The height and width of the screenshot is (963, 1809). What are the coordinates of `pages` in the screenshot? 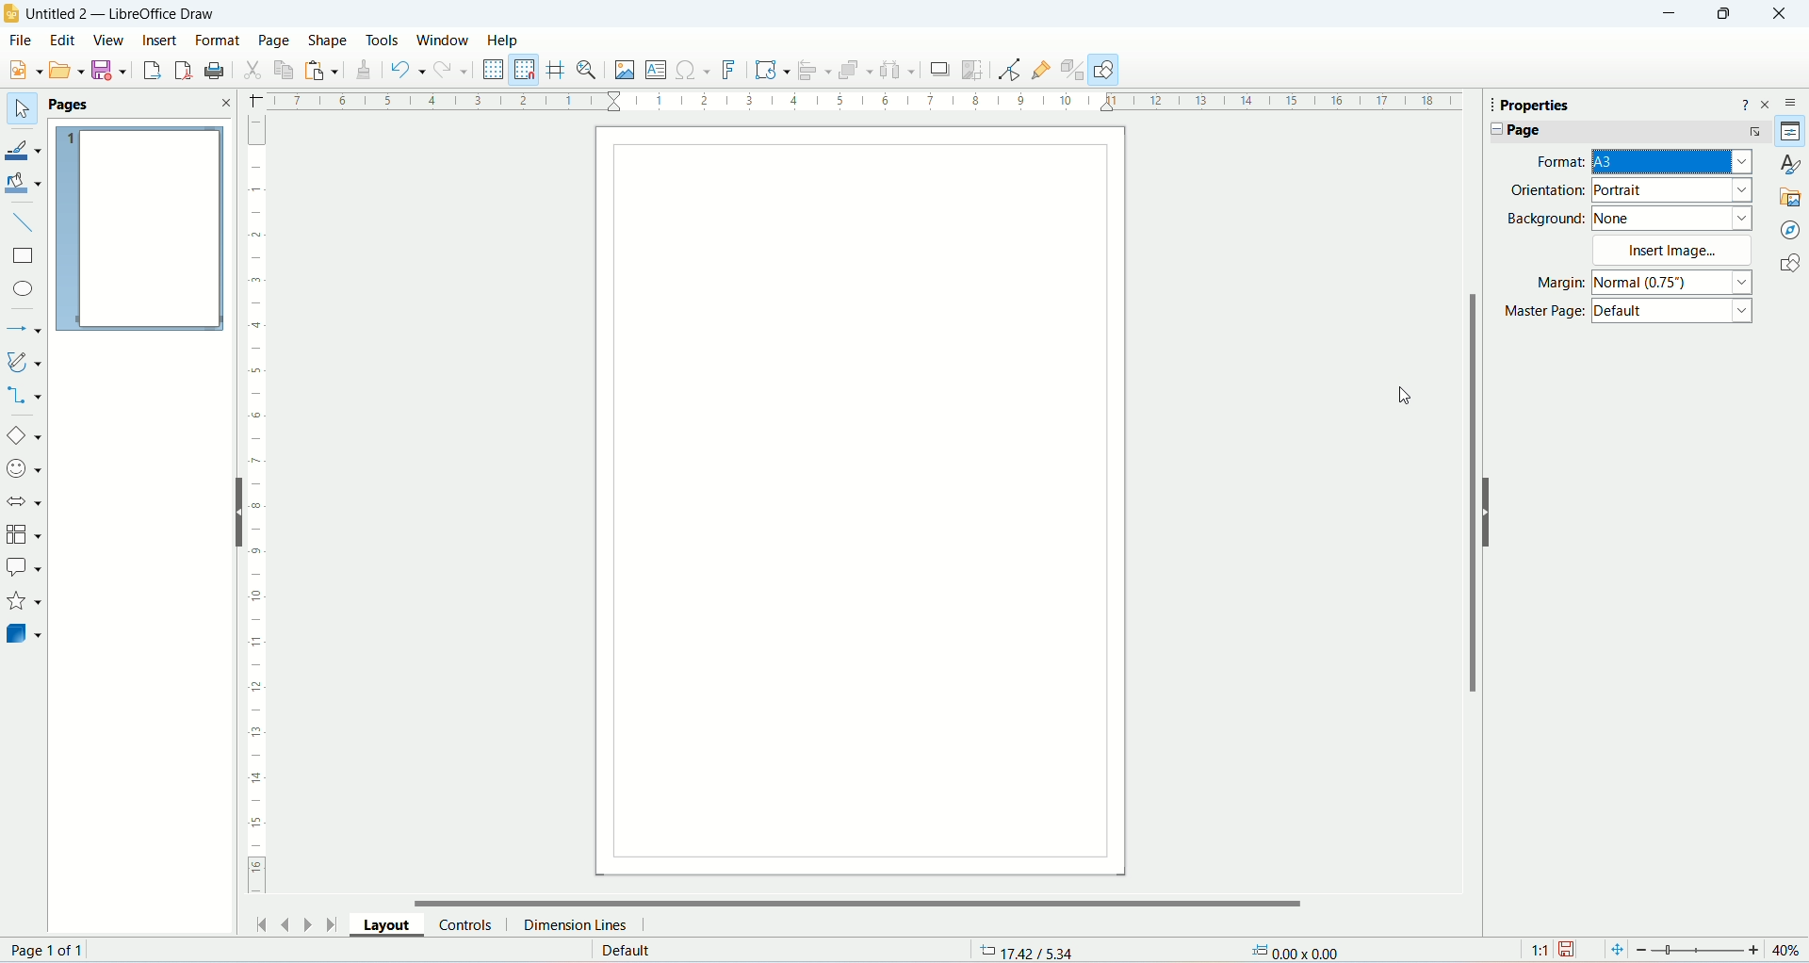 It's located at (93, 104).